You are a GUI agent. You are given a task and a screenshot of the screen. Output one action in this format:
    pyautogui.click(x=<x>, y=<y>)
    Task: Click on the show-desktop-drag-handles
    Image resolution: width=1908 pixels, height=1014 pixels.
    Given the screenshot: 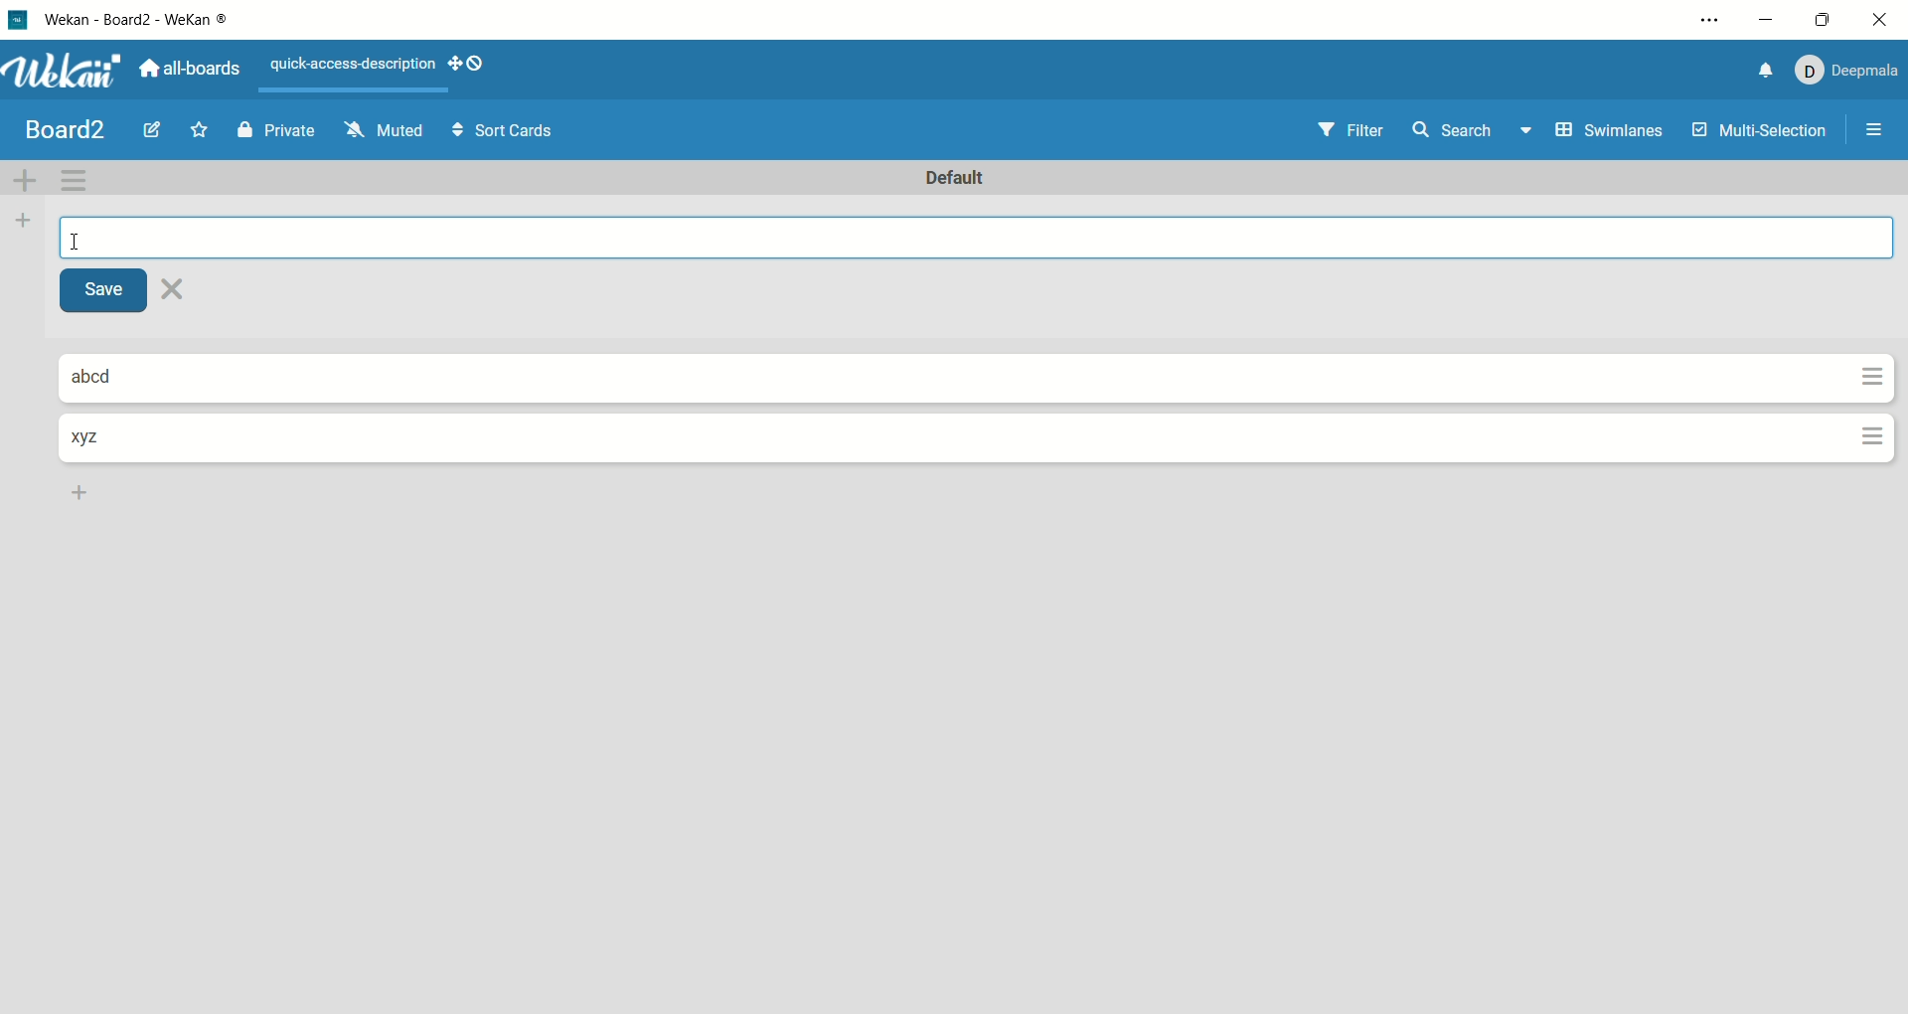 What is the action you would take?
    pyautogui.click(x=474, y=66)
    